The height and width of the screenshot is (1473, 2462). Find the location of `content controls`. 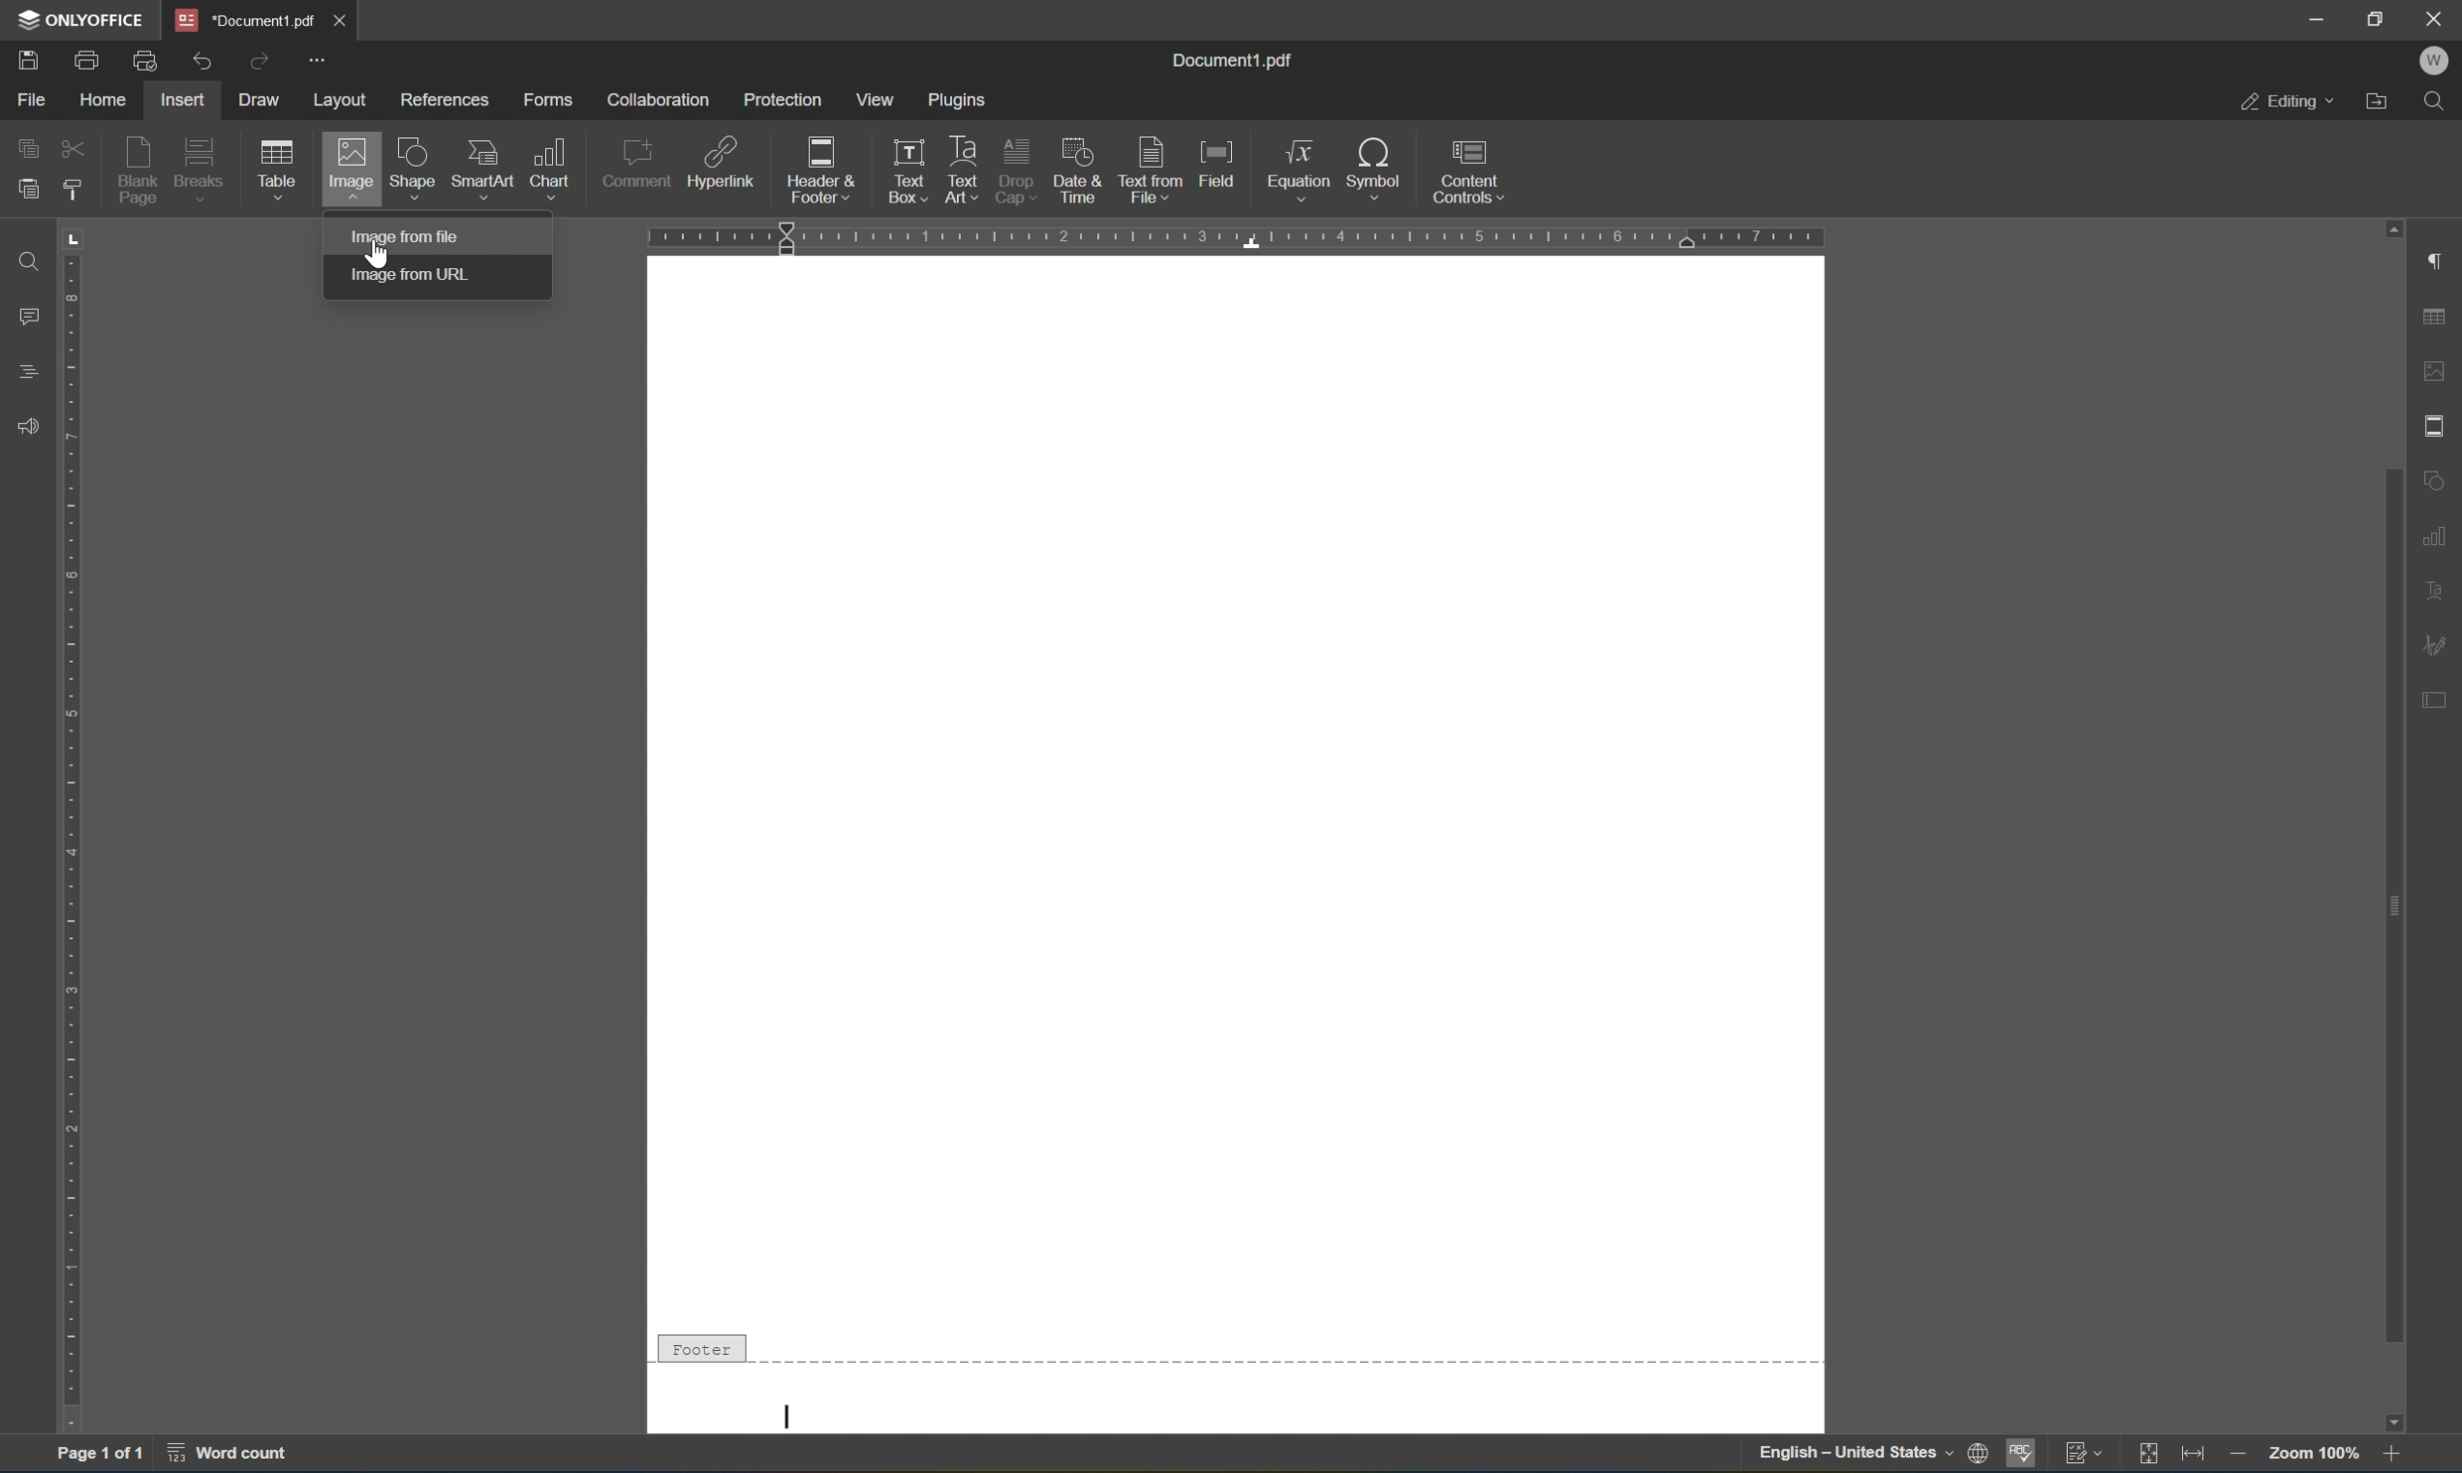

content controls is located at coordinates (1469, 171).